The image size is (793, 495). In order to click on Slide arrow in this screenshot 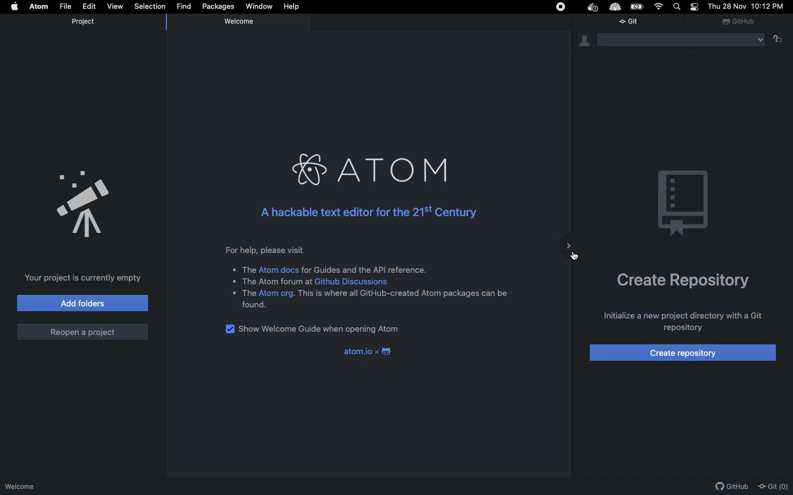, I will do `click(570, 249)`.